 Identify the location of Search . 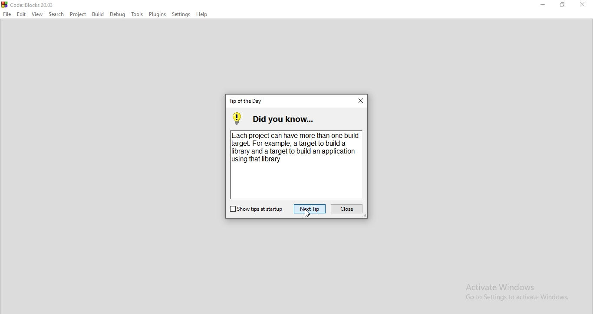
(56, 14).